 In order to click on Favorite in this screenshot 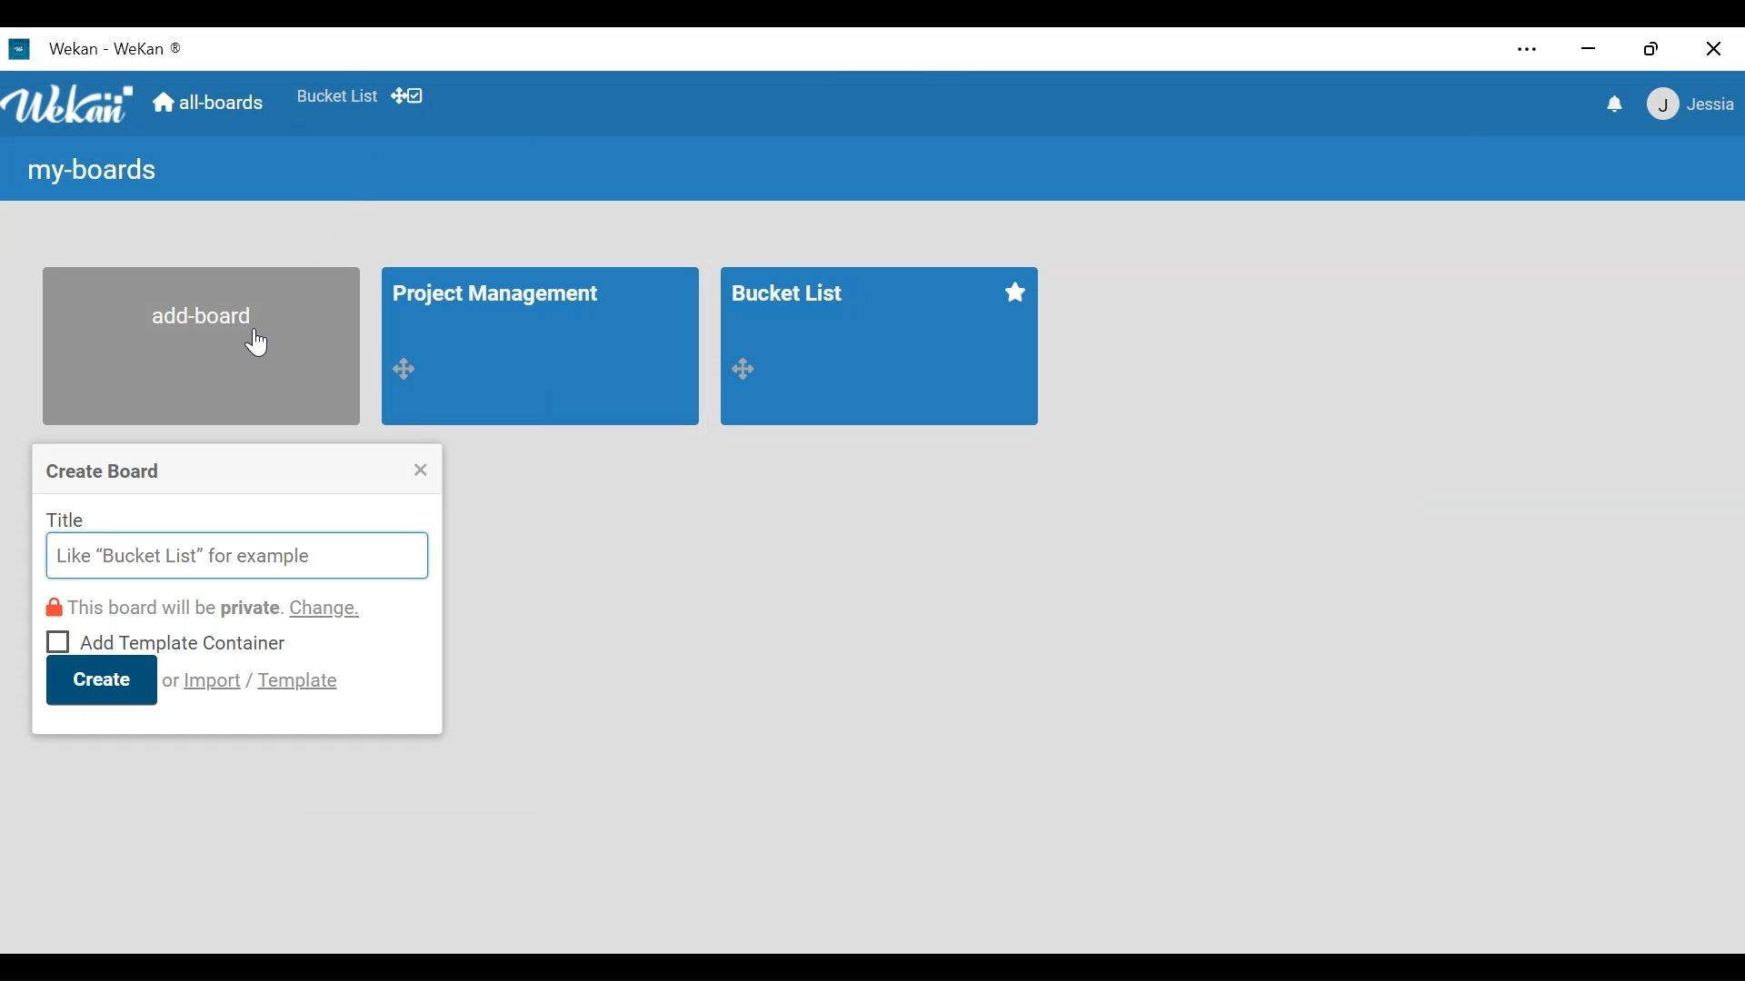, I will do `click(1013, 292)`.